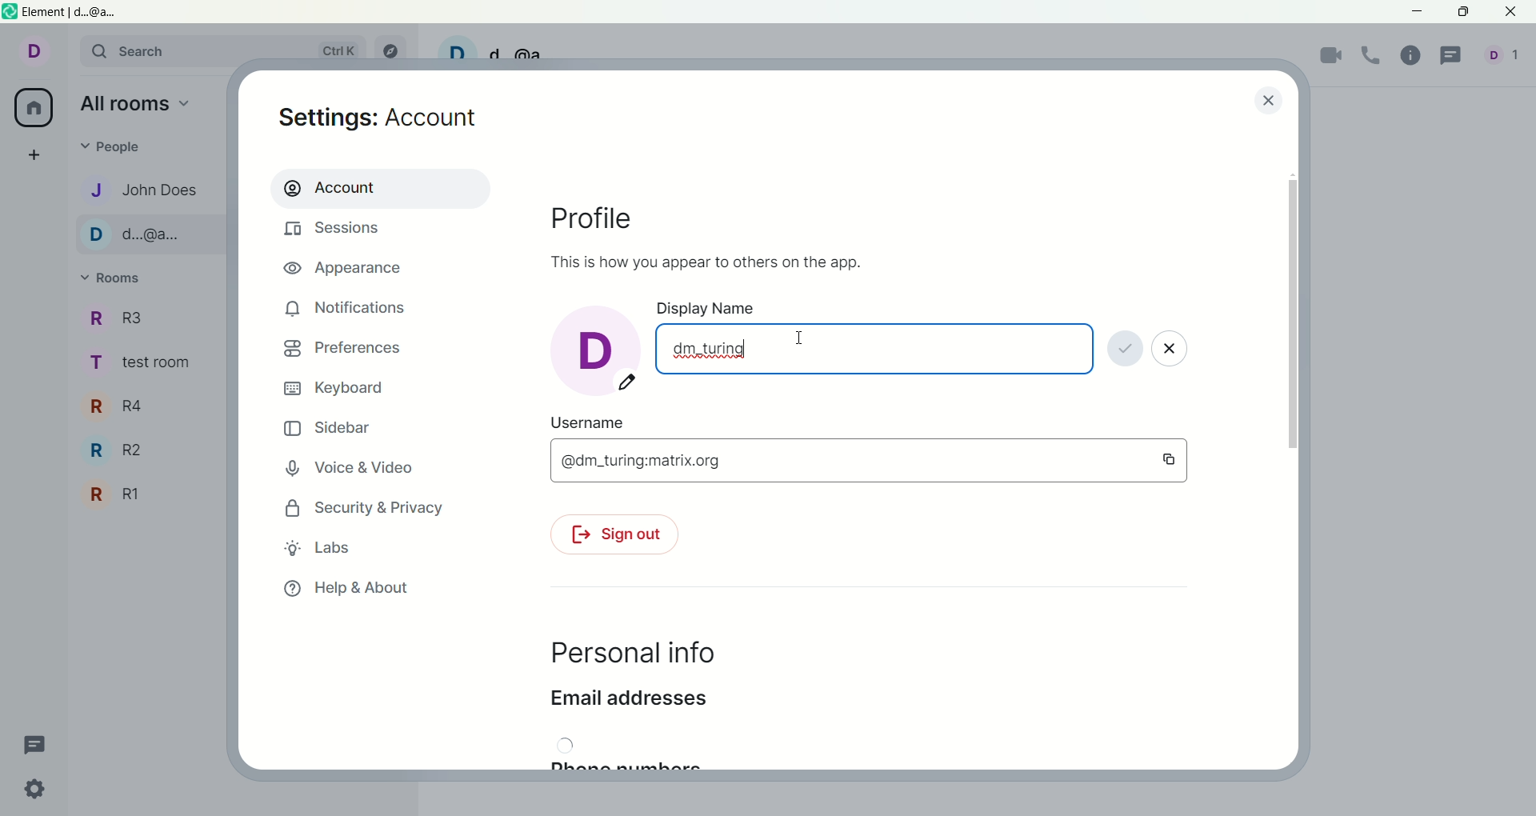 The height and width of the screenshot is (816, 1536). What do you see at coordinates (42, 54) in the screenshot?
I see `account` at bounding box center [42, 54].